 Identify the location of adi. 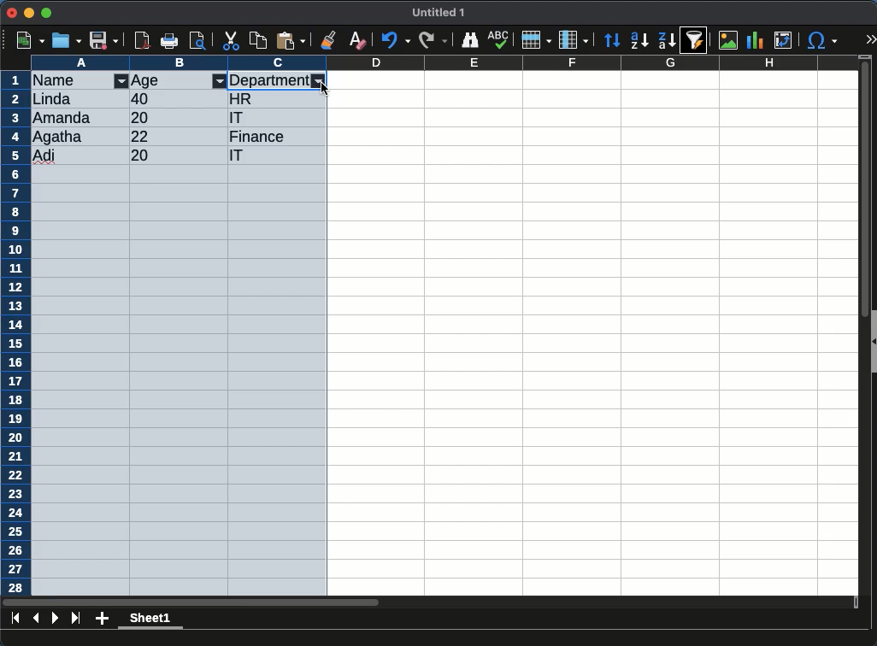
(45, 156).